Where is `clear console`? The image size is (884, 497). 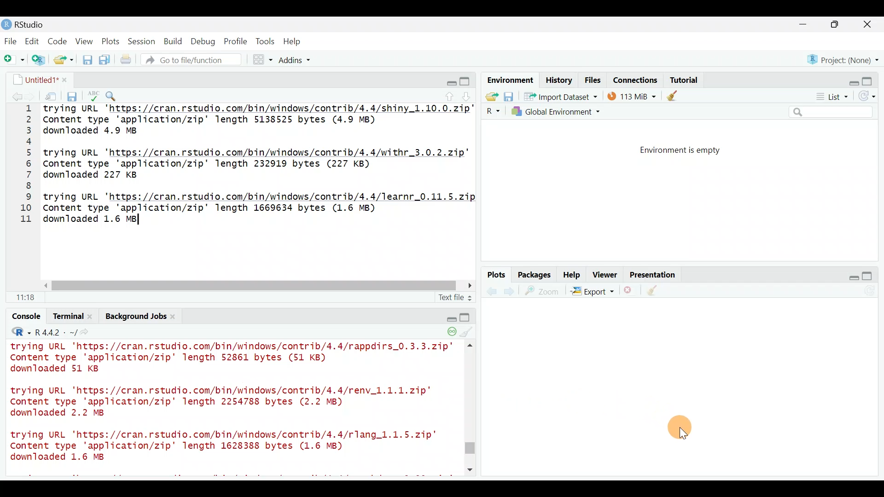
clear console is located at coordinates (463, 332).